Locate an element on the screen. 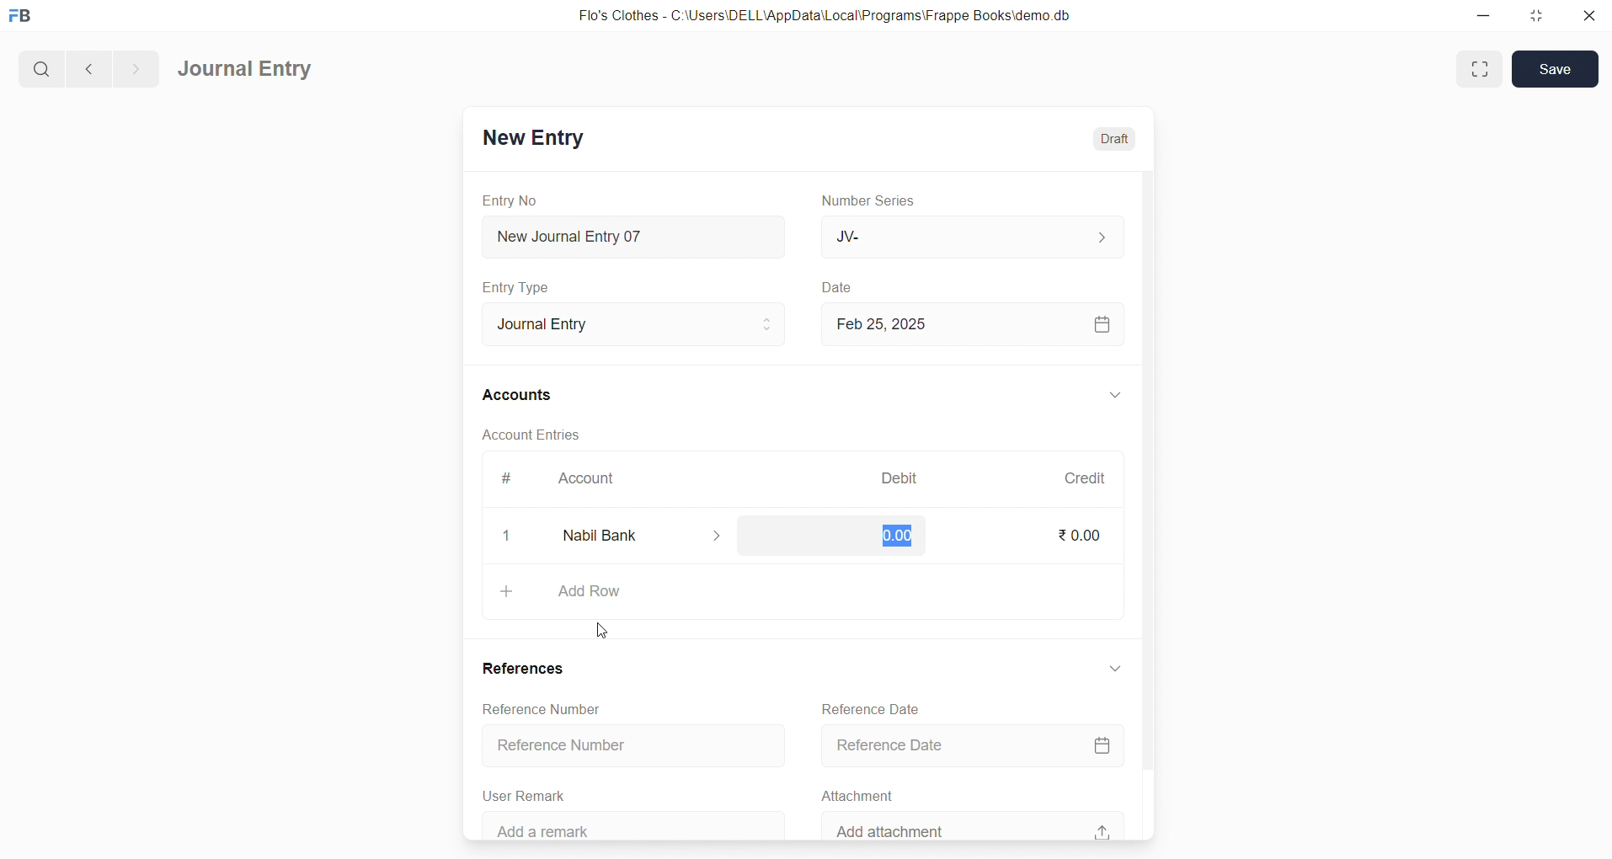 Image resolution: width=1612 pixels, height=859 pixels. vertical scroll bar is located at coordinates (1147, 503).